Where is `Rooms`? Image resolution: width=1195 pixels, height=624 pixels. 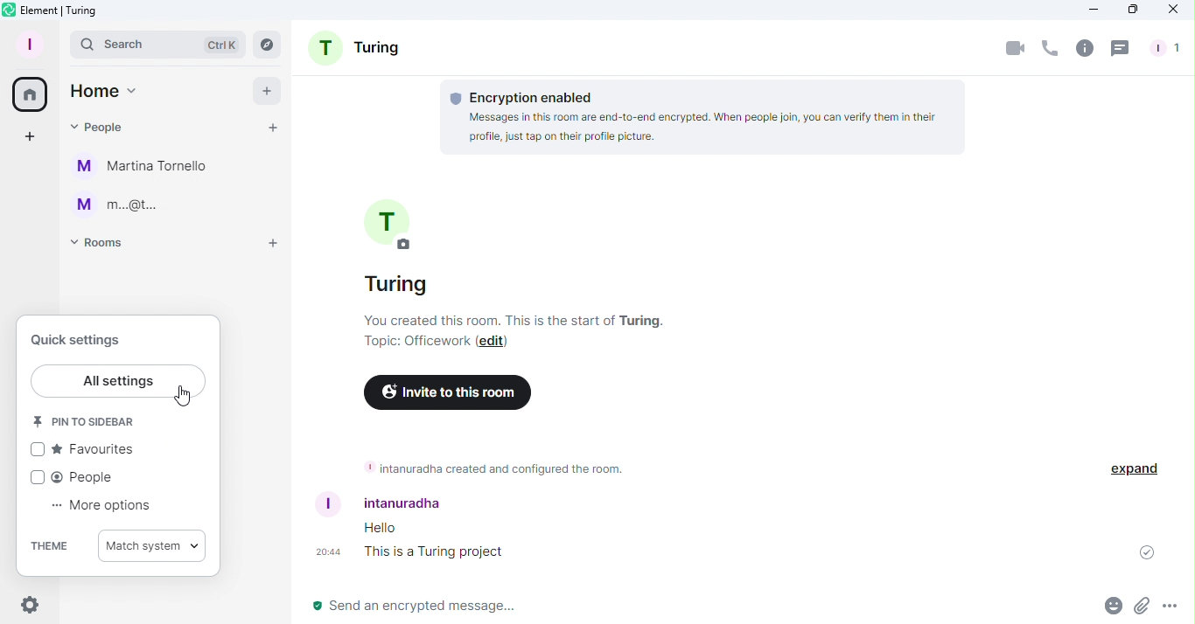 Rooms is located at coordinates (101, 245).